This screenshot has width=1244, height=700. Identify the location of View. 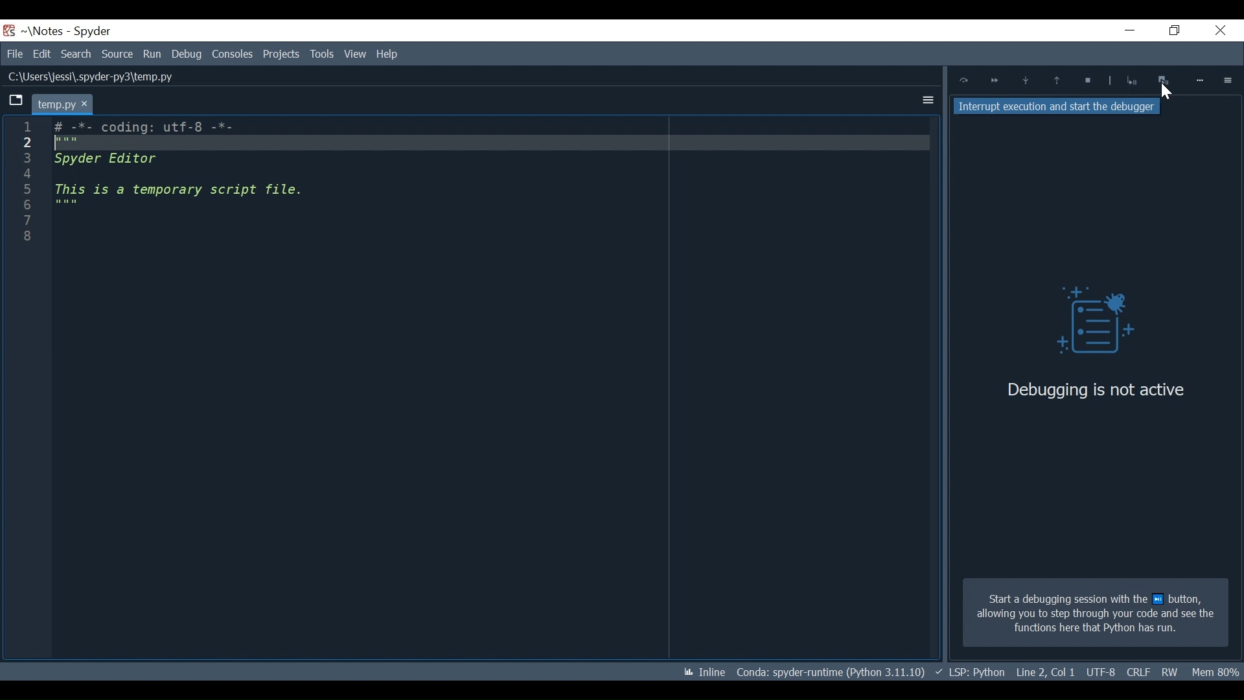
(321, 54).